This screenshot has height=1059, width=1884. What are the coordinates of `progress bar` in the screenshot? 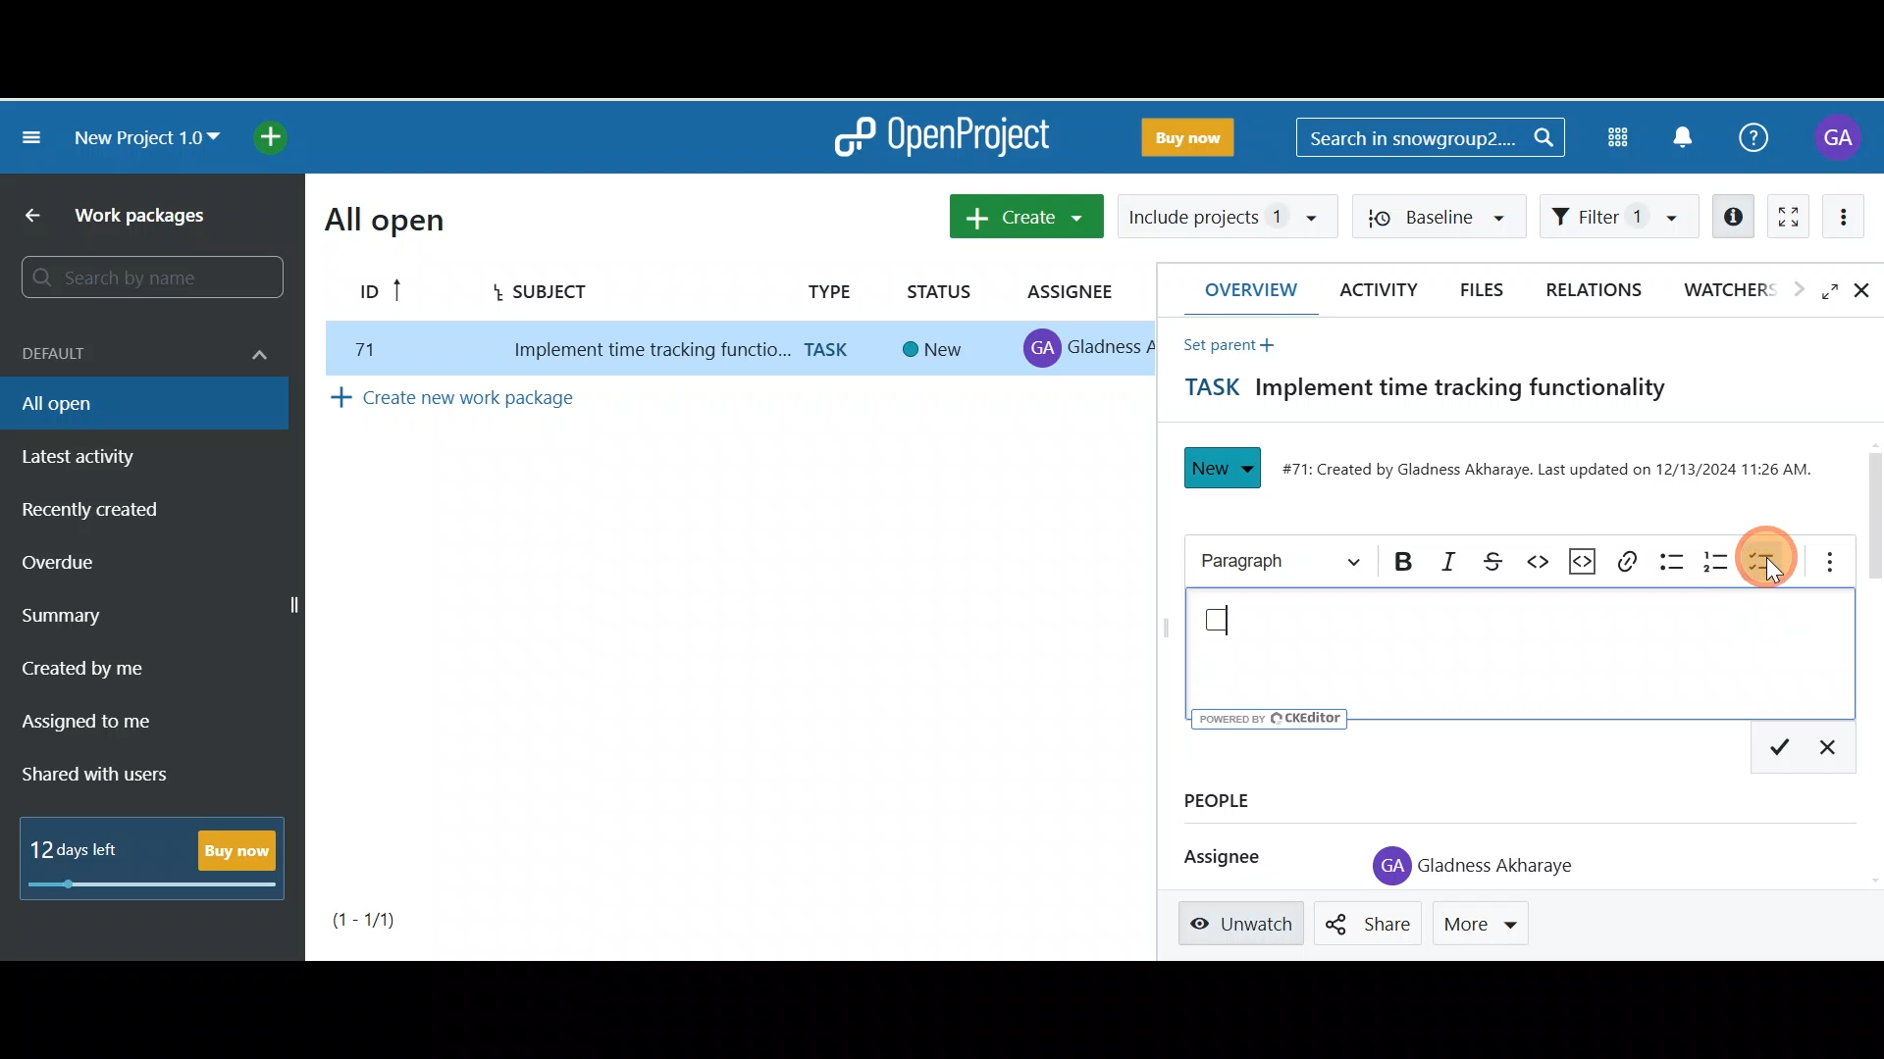 It's located at (155, 886).